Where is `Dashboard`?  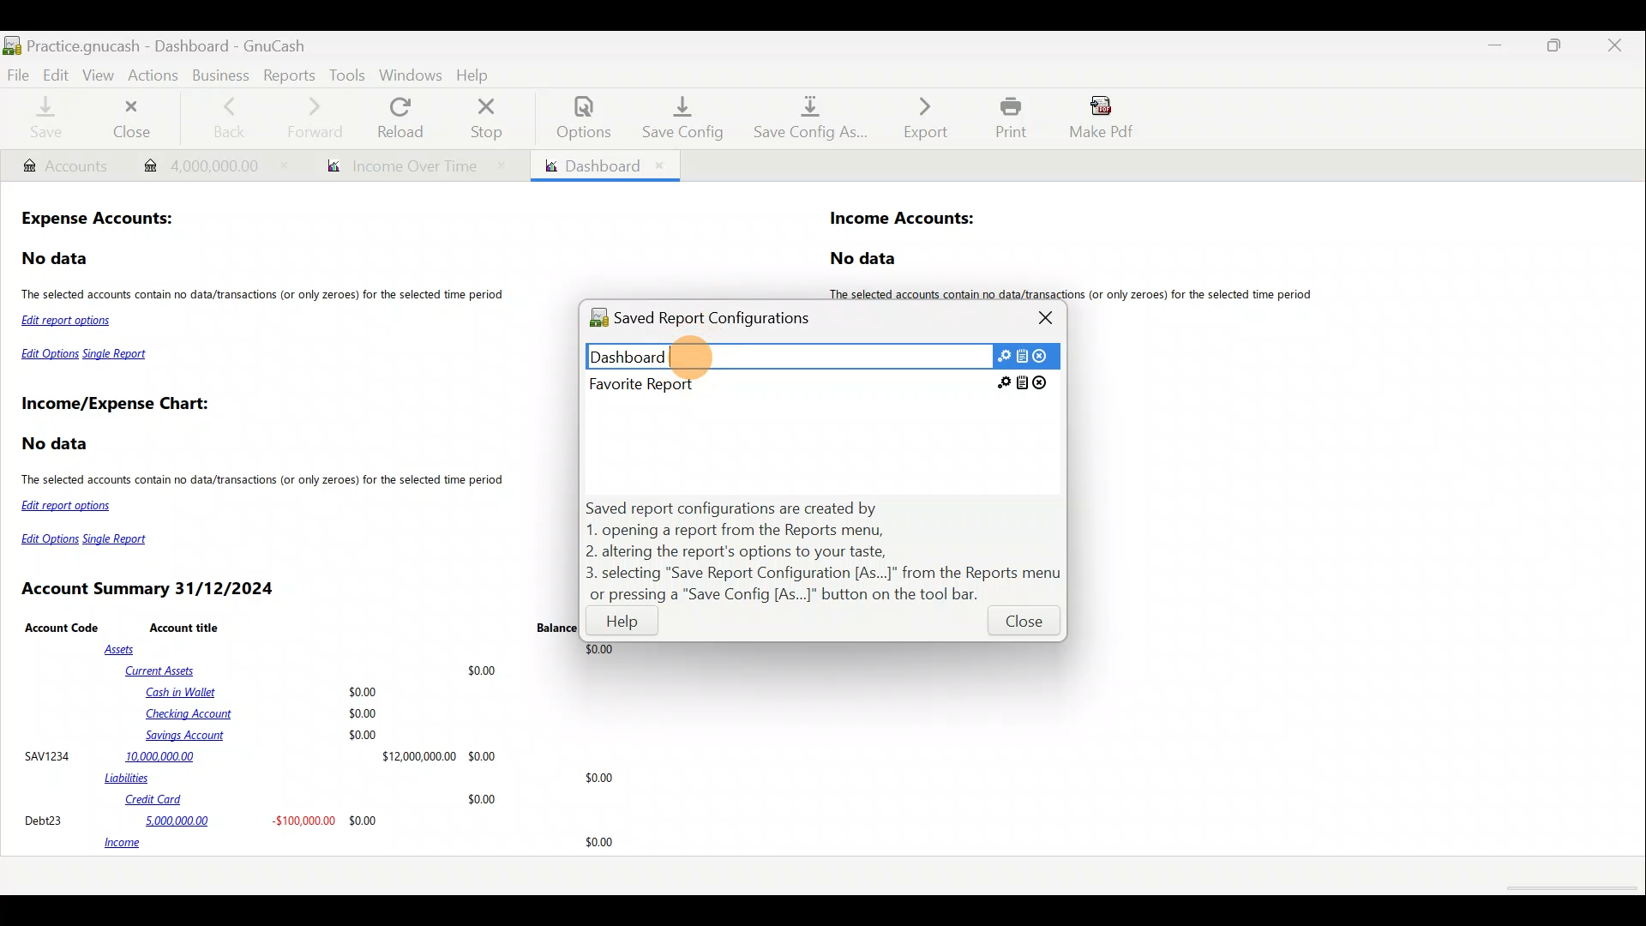 Dashboard is located at coordinates (604, 165).